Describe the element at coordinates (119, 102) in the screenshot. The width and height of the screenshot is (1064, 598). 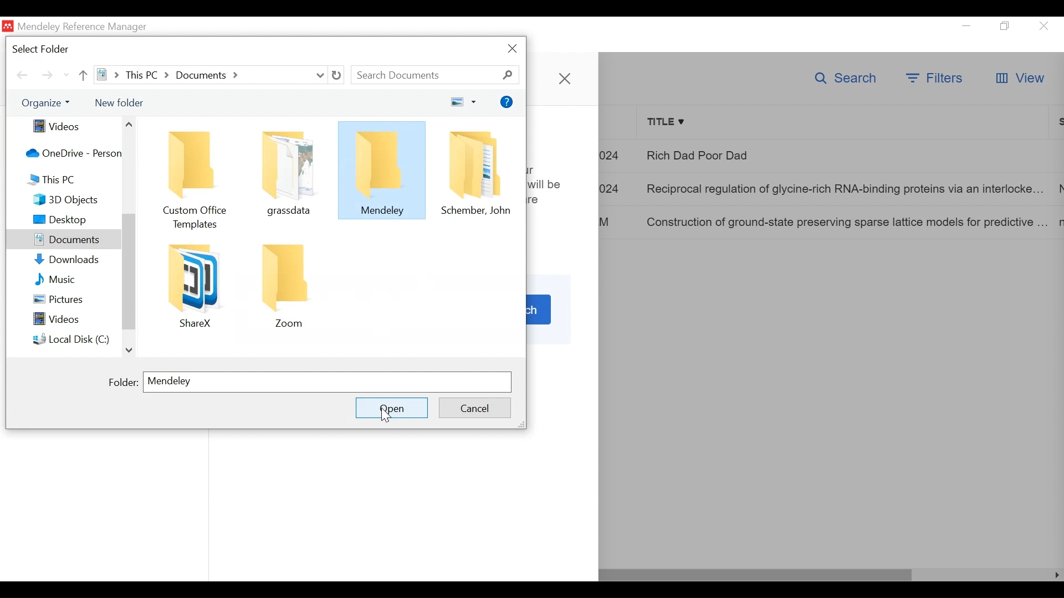
I see `New Folder` at that location.